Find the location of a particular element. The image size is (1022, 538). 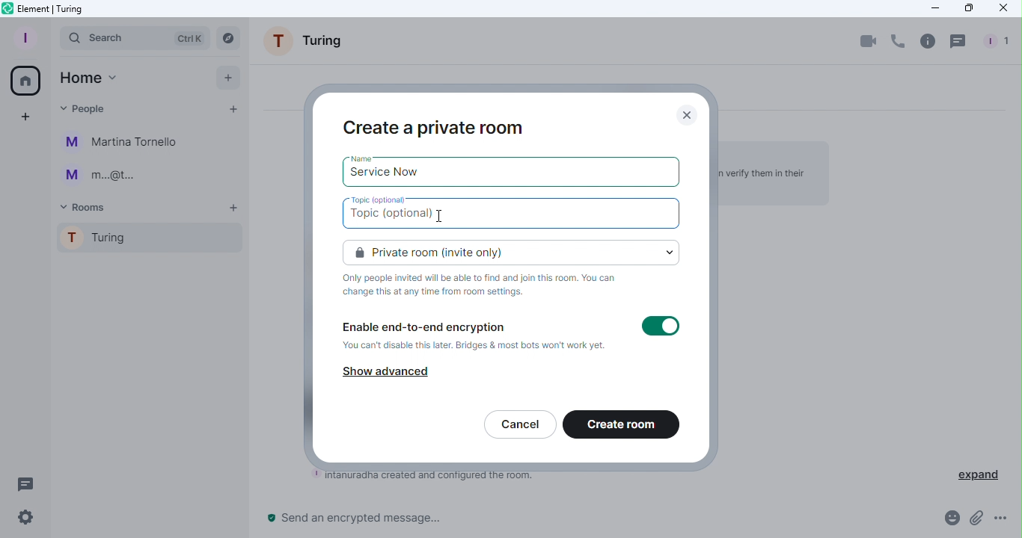

m...@t.. is located at coordinates (97, 176).